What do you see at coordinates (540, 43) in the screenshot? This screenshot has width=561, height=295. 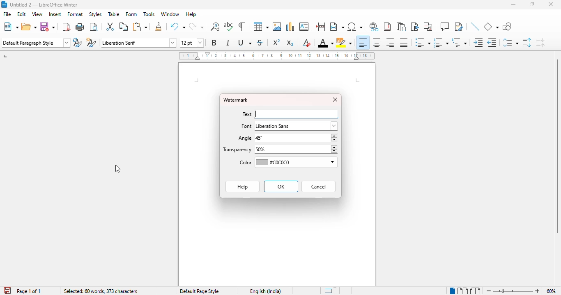 I see `decrease paragraph spacing` at bounding box center [540, 43].